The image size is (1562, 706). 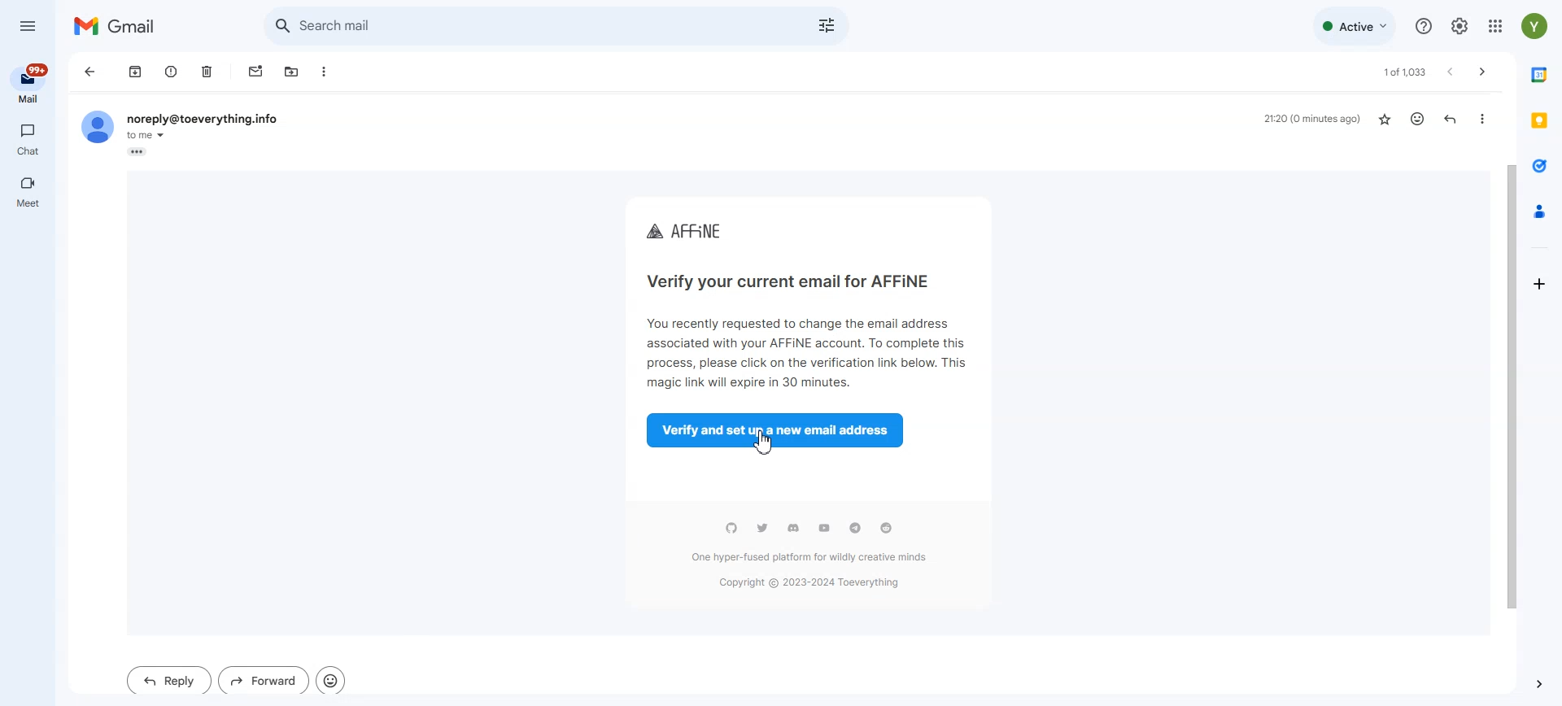 I want to click on More, so click(x=325, y=72).